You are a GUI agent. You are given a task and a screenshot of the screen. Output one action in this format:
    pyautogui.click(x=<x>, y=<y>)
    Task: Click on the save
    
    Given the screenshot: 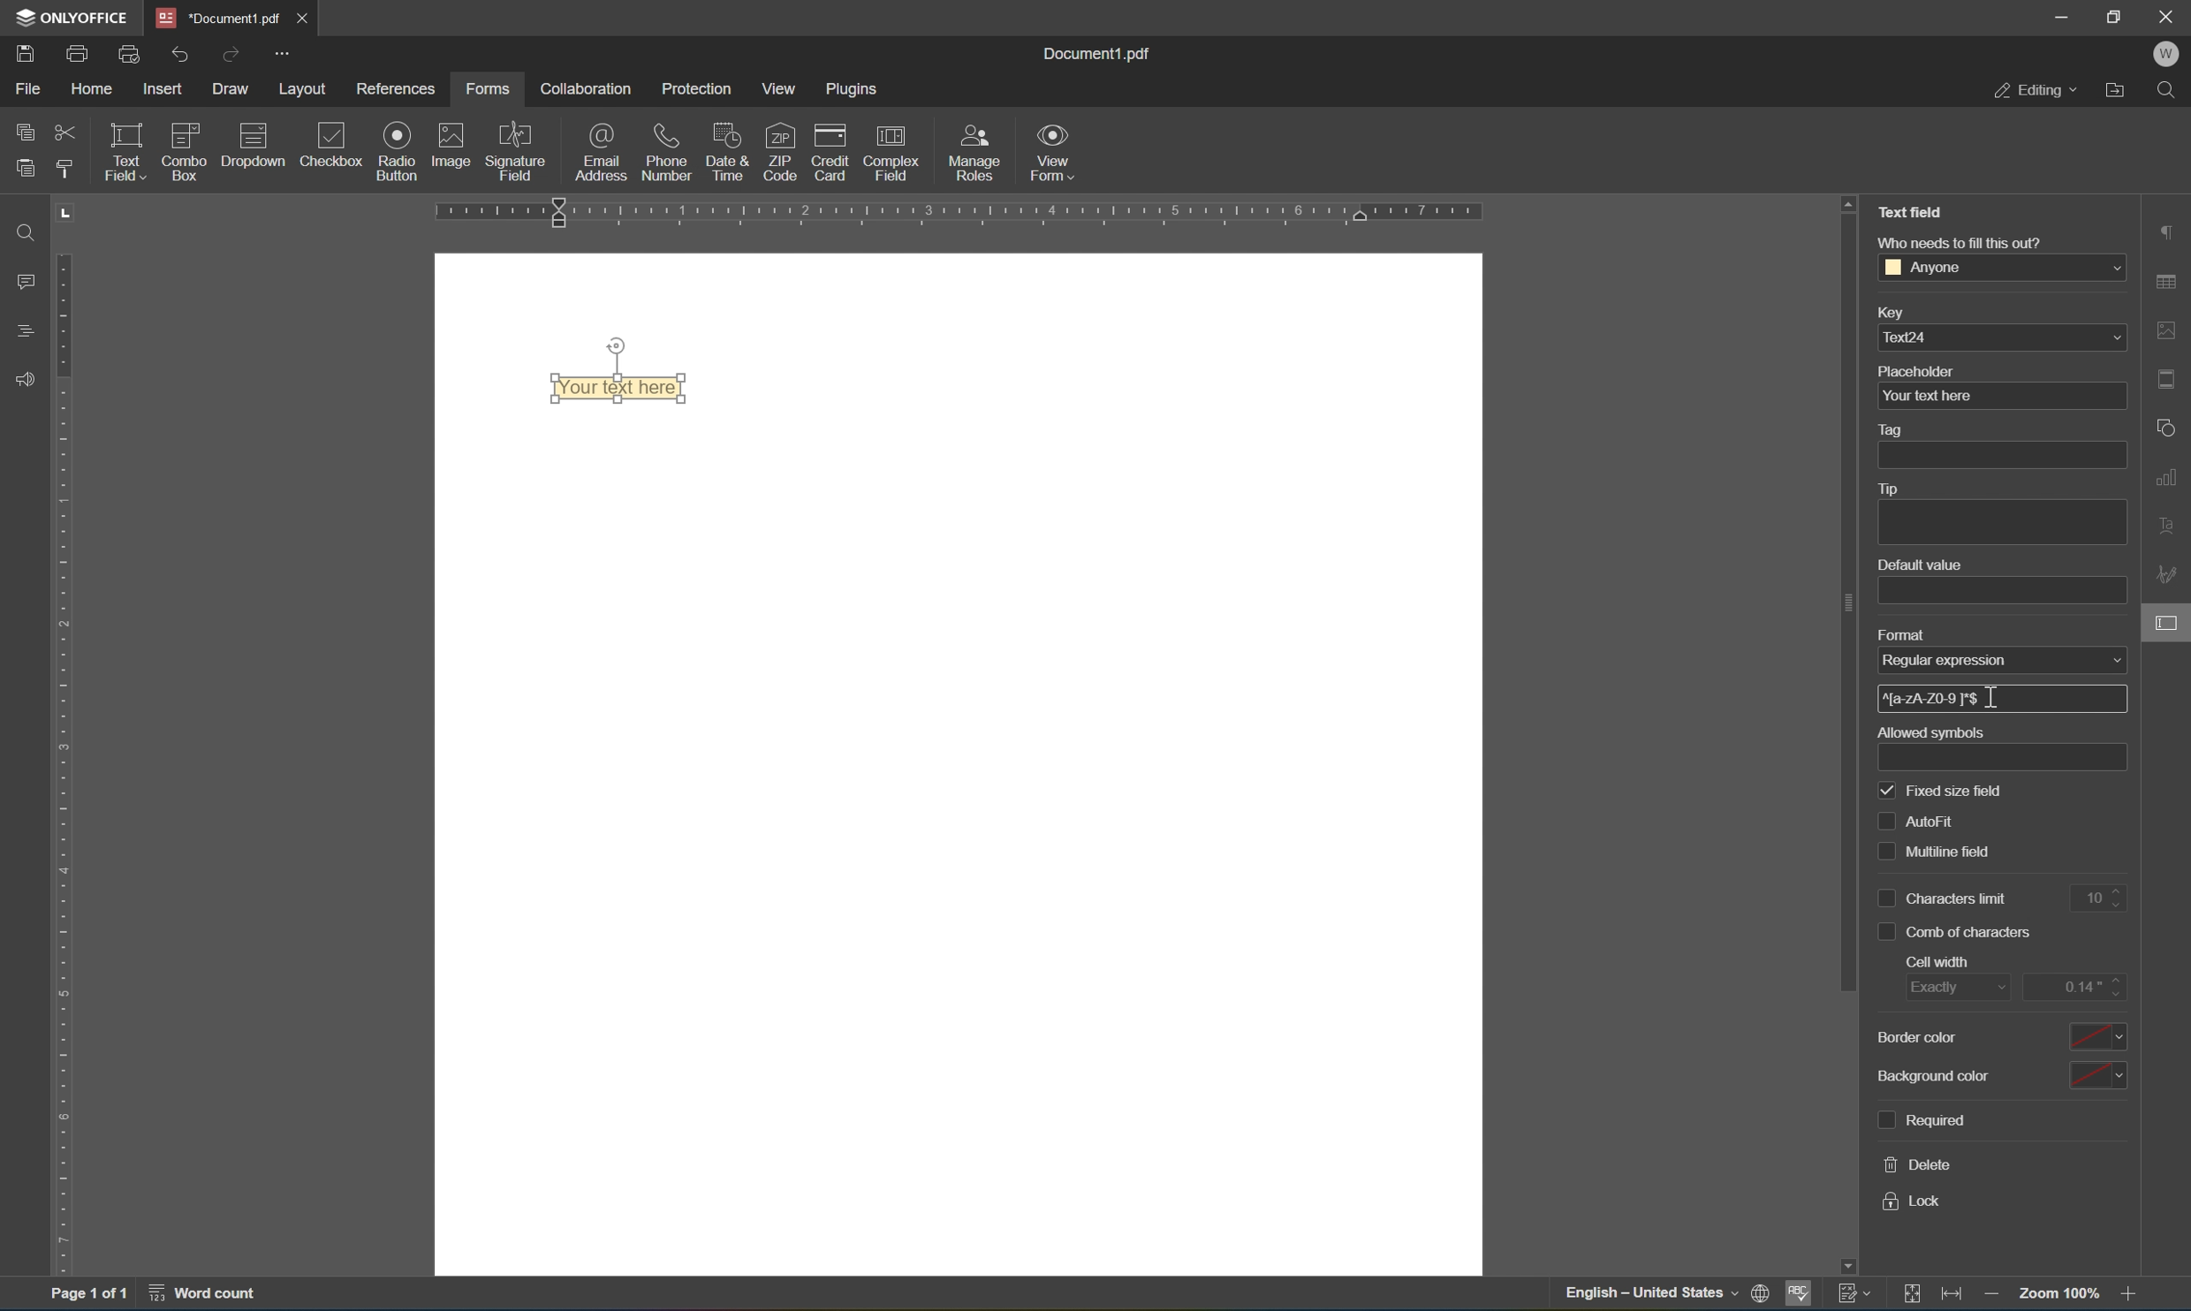 What is the action you would take?
    pyautogui.click(x=25, y=57)
    